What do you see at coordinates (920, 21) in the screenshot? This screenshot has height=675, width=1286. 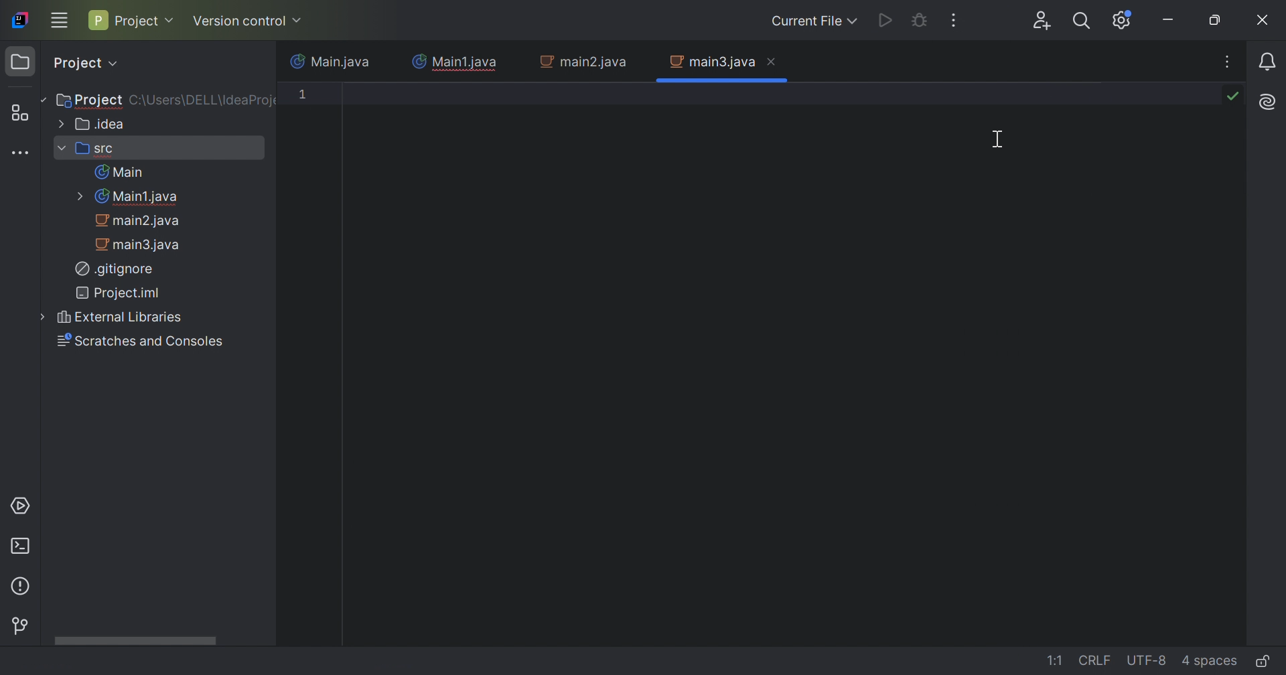 I see `Debug` at bounding box center [920, 21].